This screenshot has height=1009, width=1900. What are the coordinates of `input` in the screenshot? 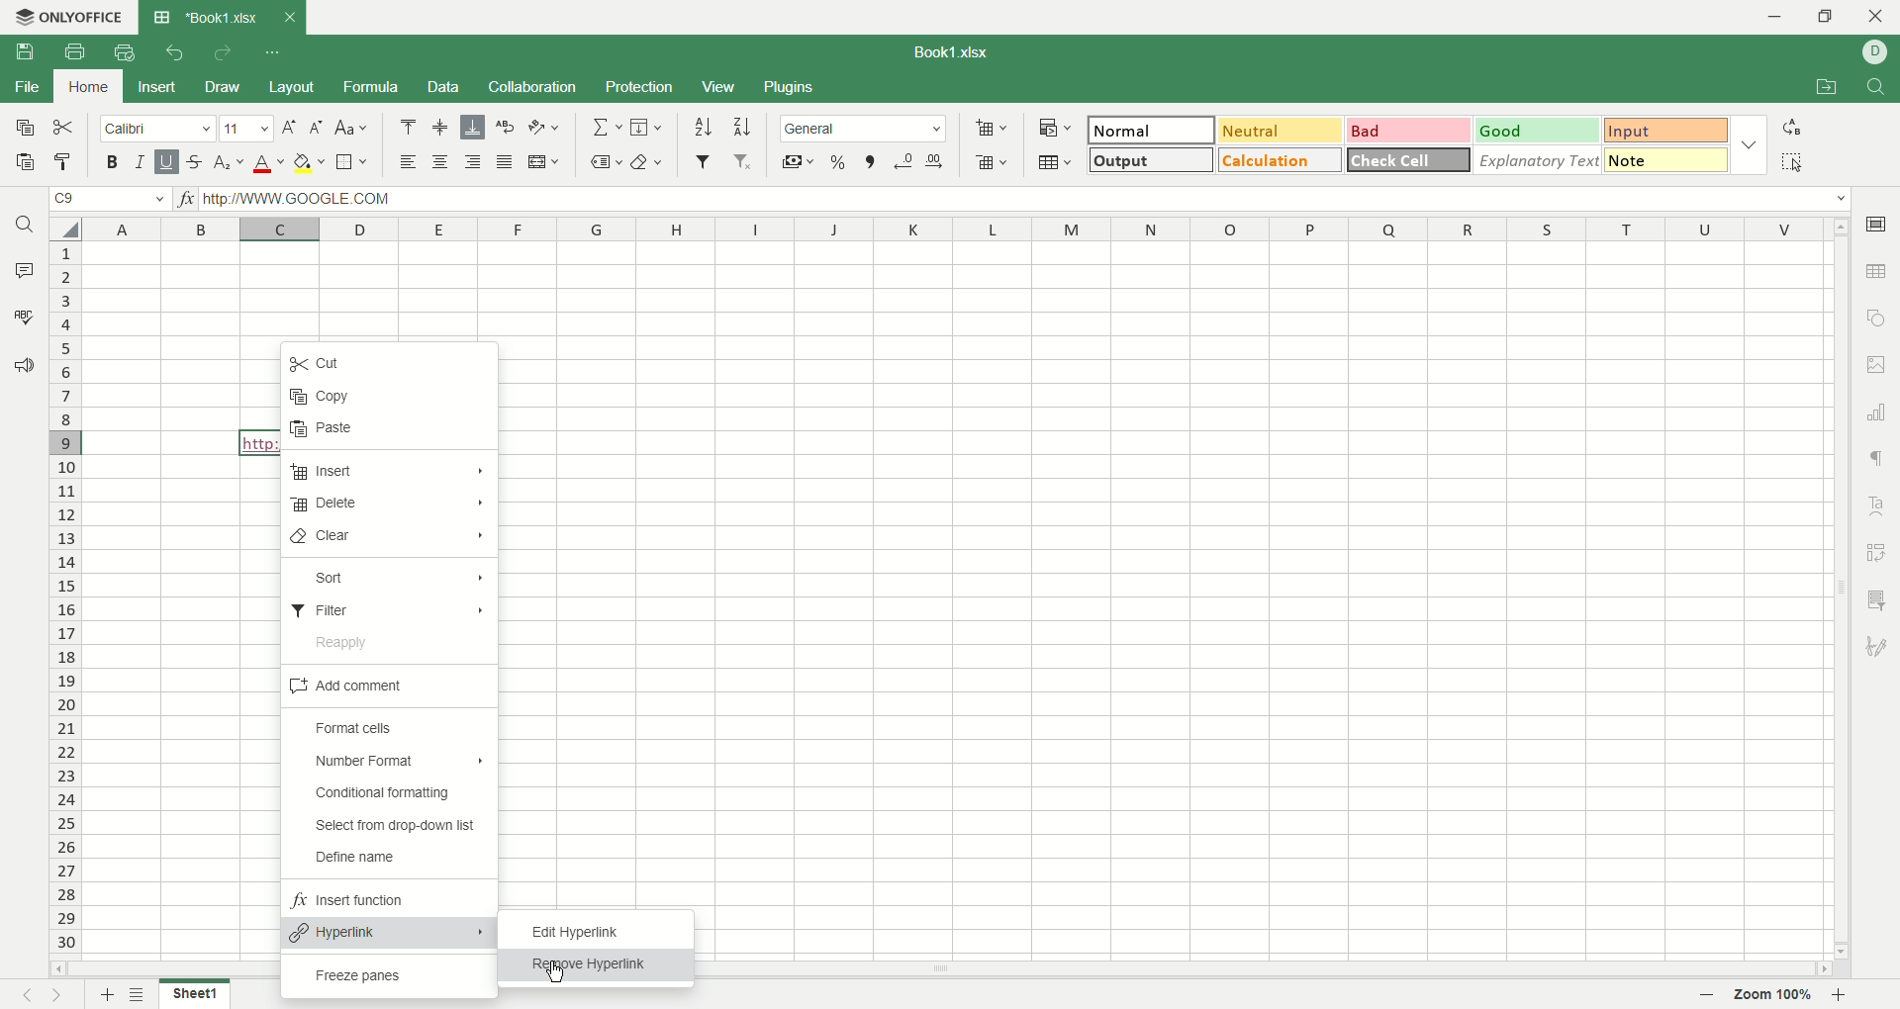 It's located at (1663, 132).